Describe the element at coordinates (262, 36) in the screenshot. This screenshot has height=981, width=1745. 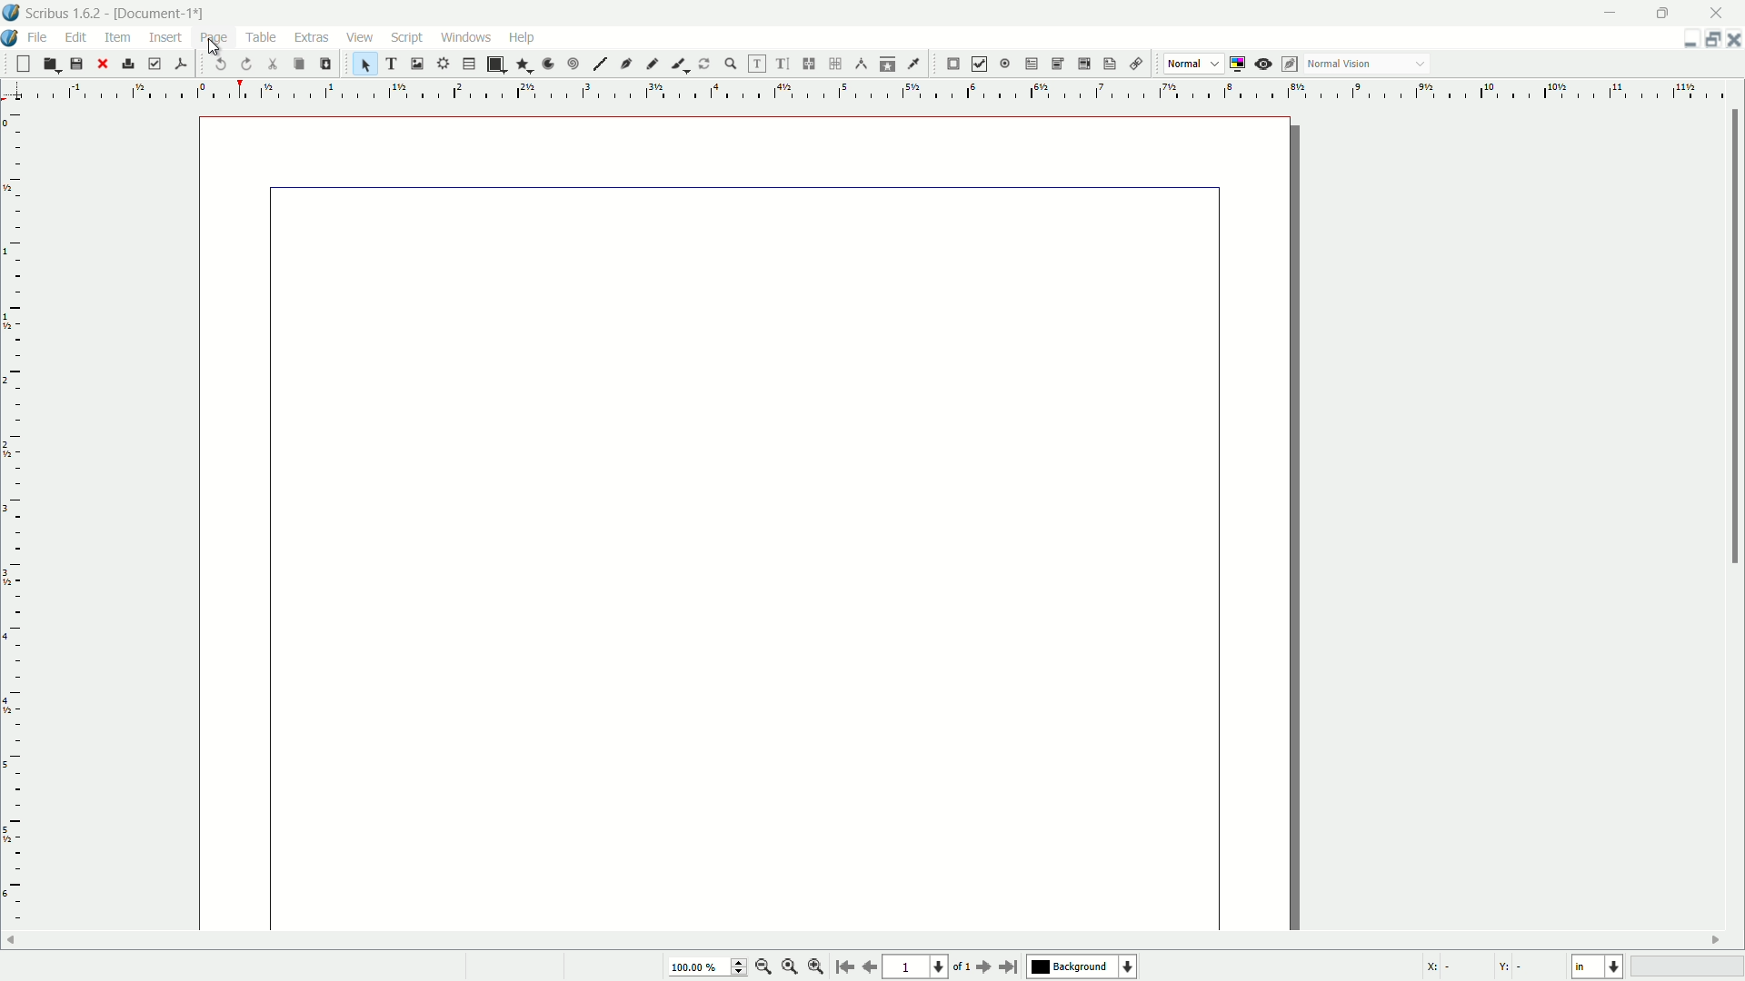
I see `table menu` at that location.